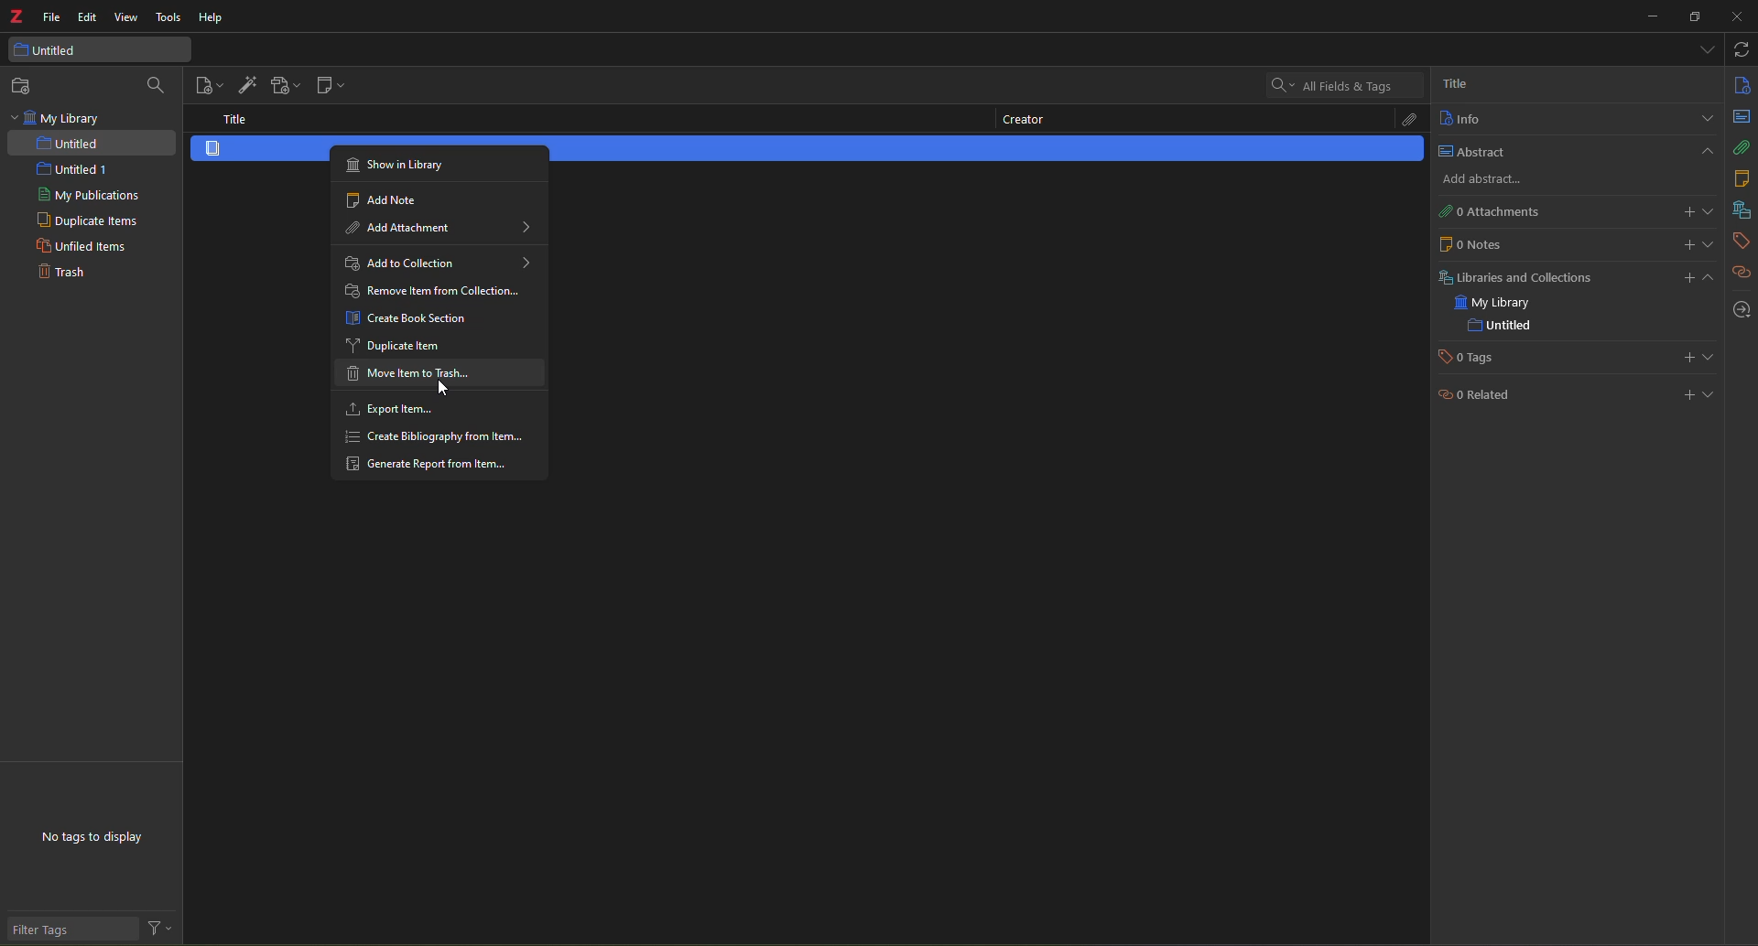  I want to click on add attachment, so click(283, 86).